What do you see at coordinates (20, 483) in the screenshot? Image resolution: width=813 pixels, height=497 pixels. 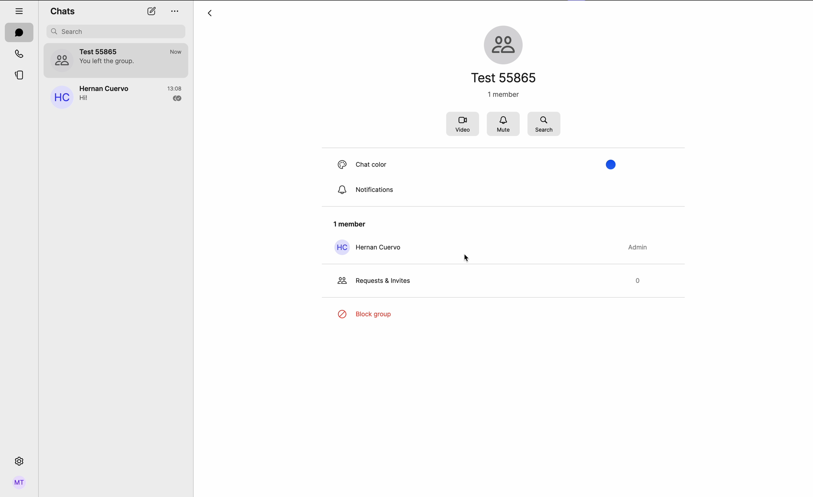 I see `profile` at bounding box center [20, 483].